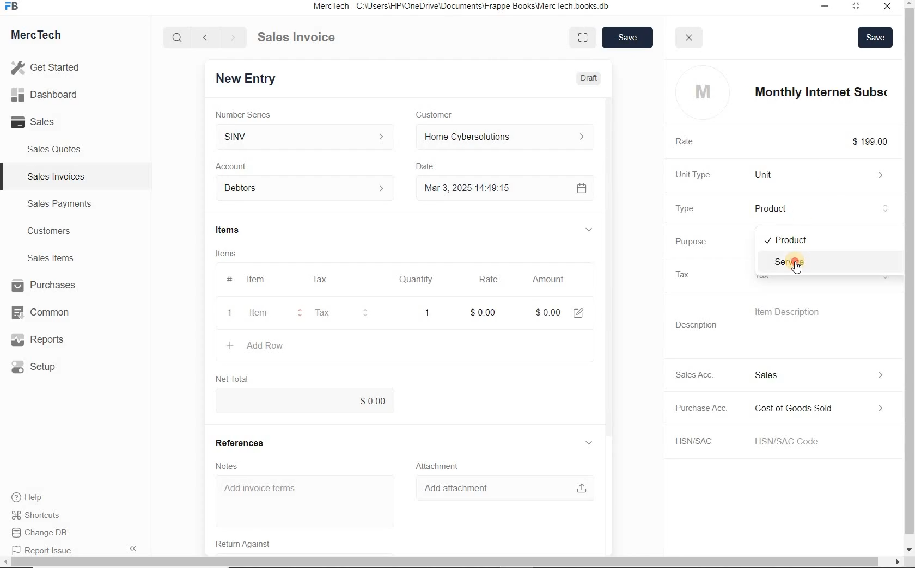 The image size is (915, 568). What do you see at coordinates (690, 38) in the screenshot?
I see `close` at bounding box center [690, 38].